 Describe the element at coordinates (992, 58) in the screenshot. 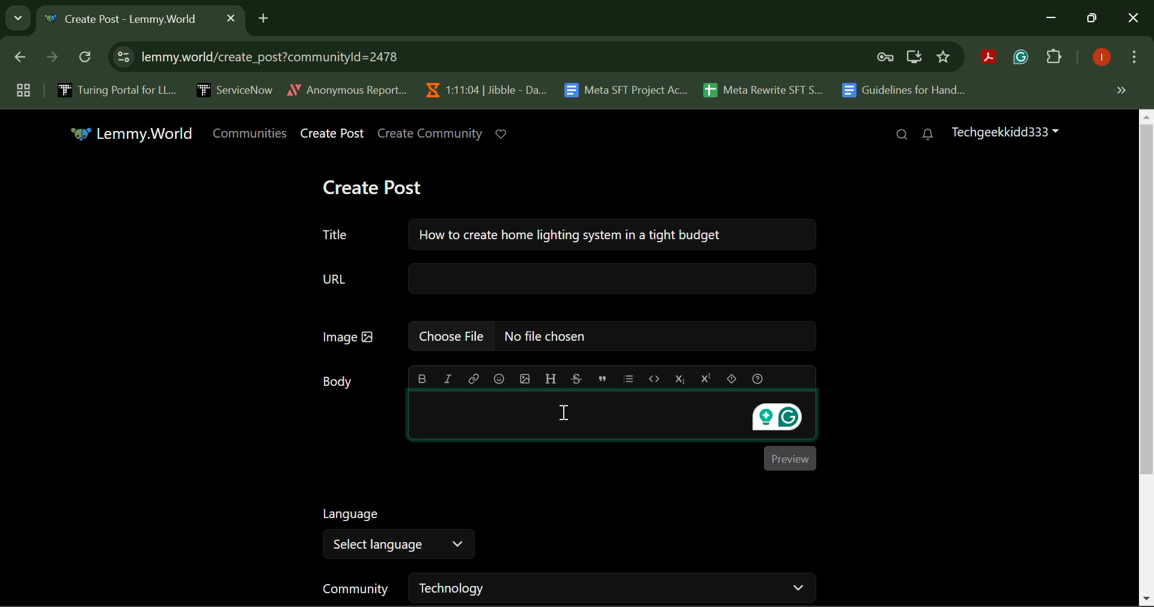

I see `Browser Extension` at that location.